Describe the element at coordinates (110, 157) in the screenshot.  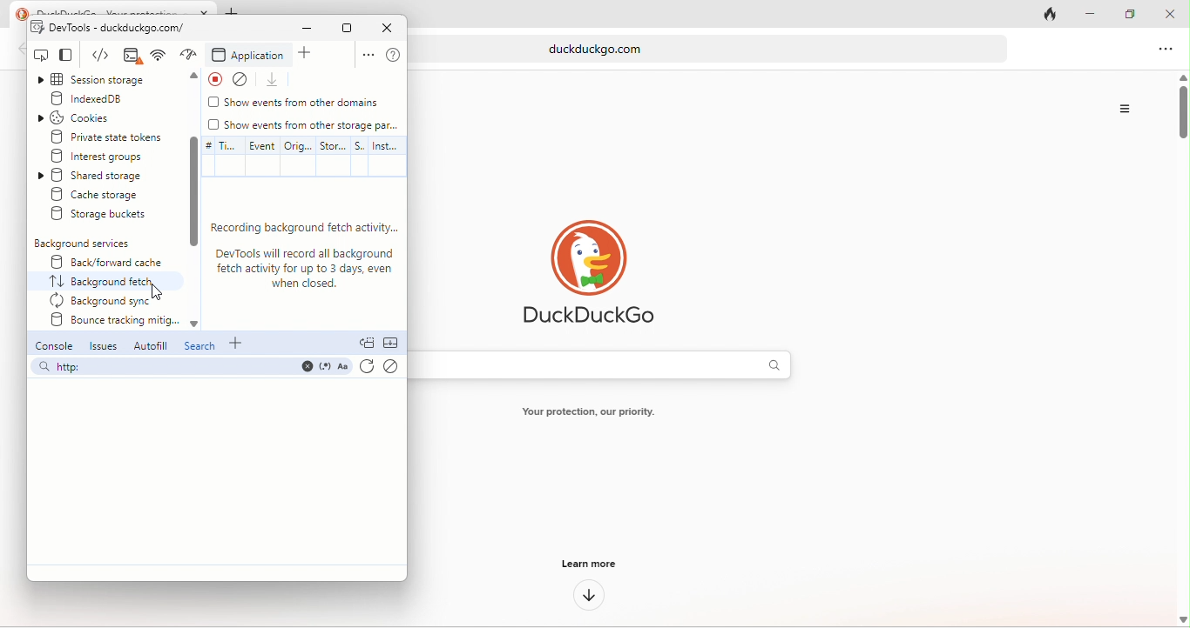
I see `interest groups` at that location.